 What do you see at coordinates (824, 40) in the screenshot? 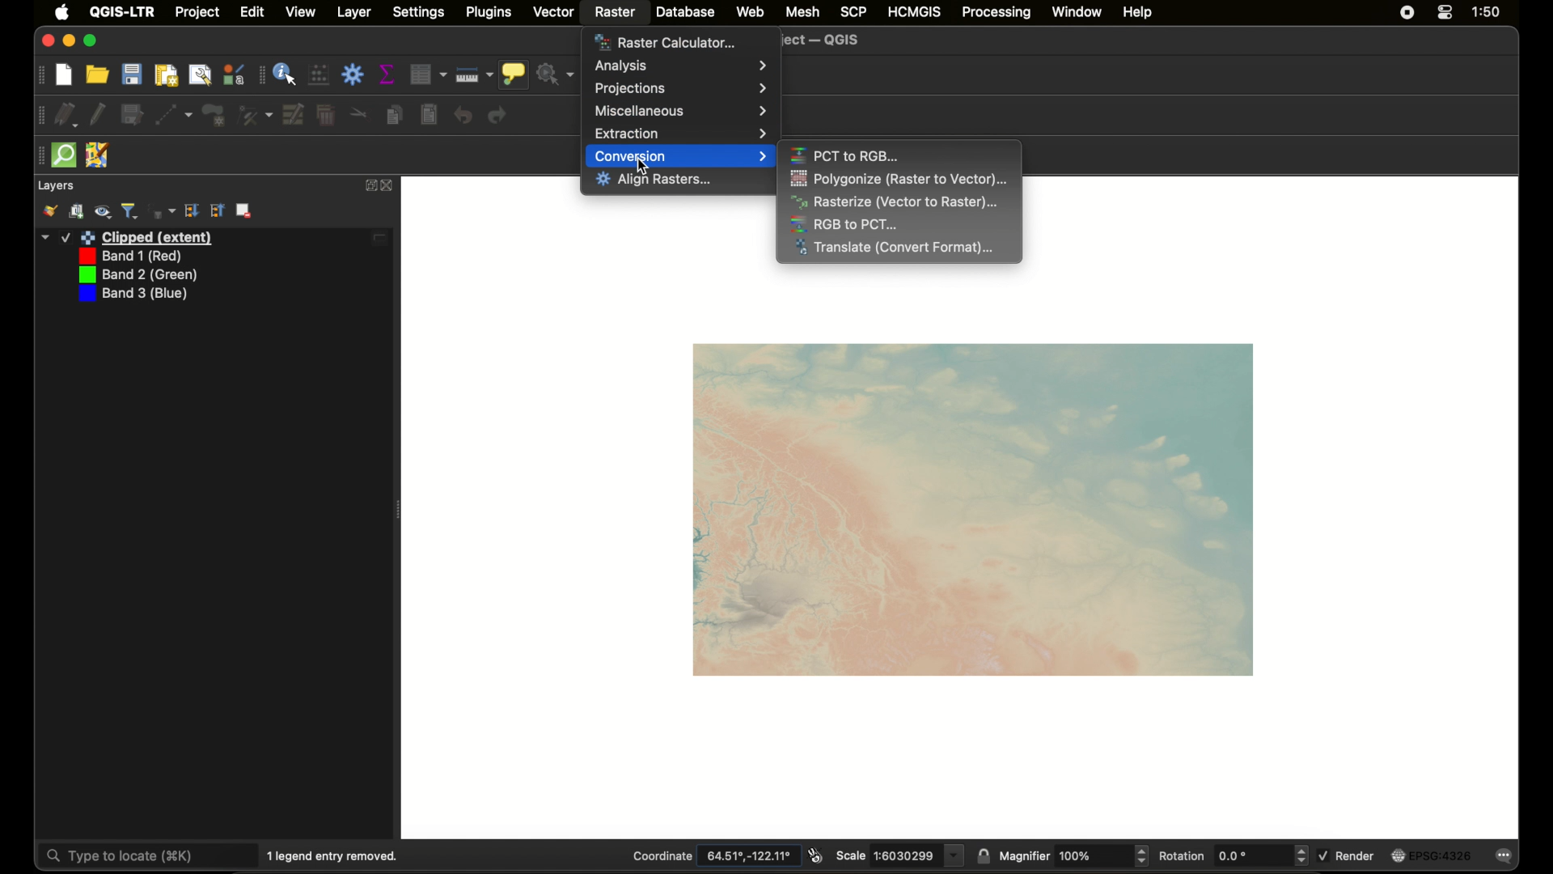
I see `untitled project  - QGIS` at bounding box center [824, 40].